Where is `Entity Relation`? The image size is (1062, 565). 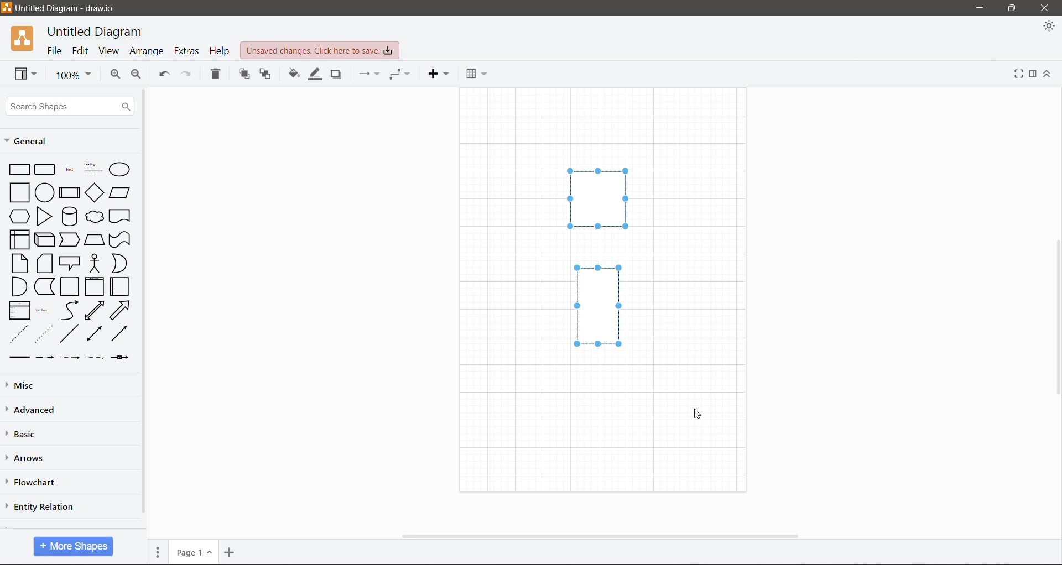 Entity Relation is located at coordinates (40, 506).